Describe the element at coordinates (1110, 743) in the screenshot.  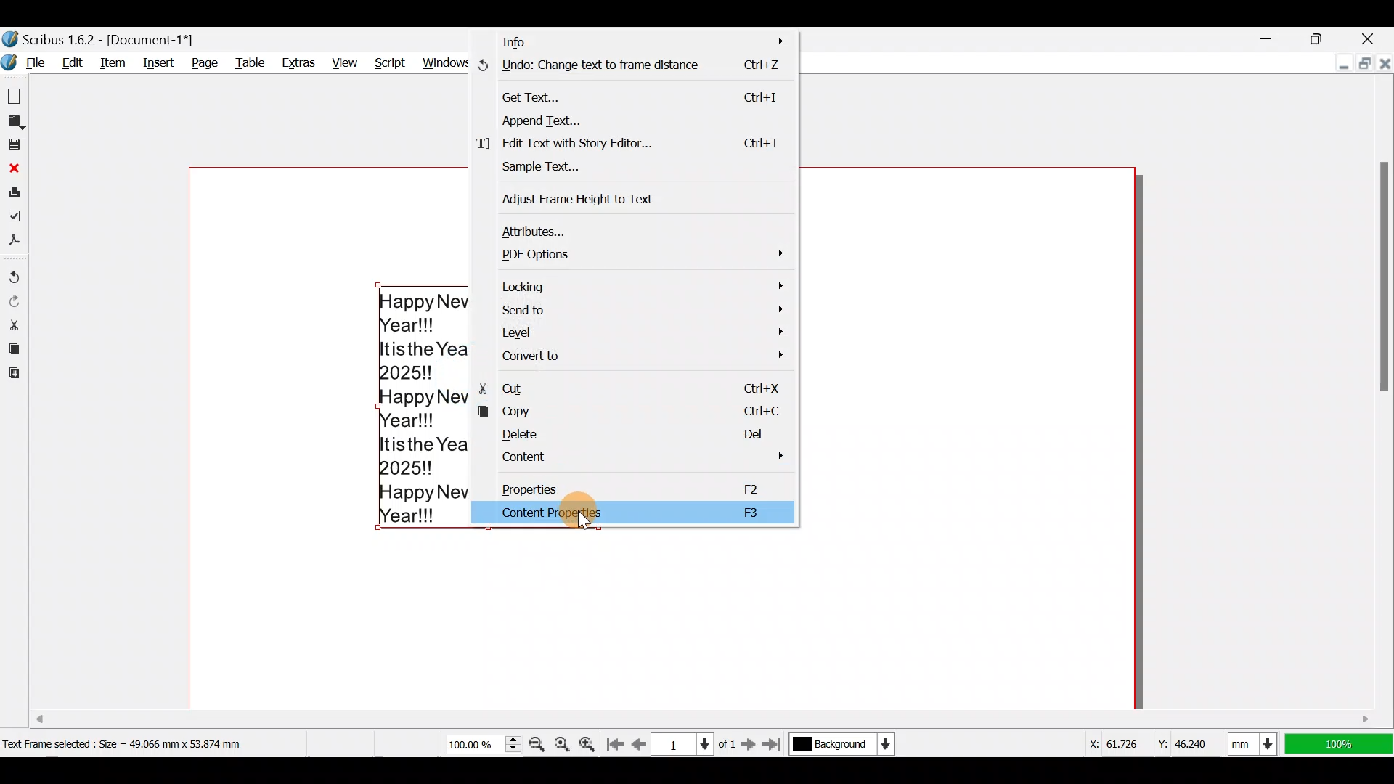
I see `X-axis dimension values` at that location.